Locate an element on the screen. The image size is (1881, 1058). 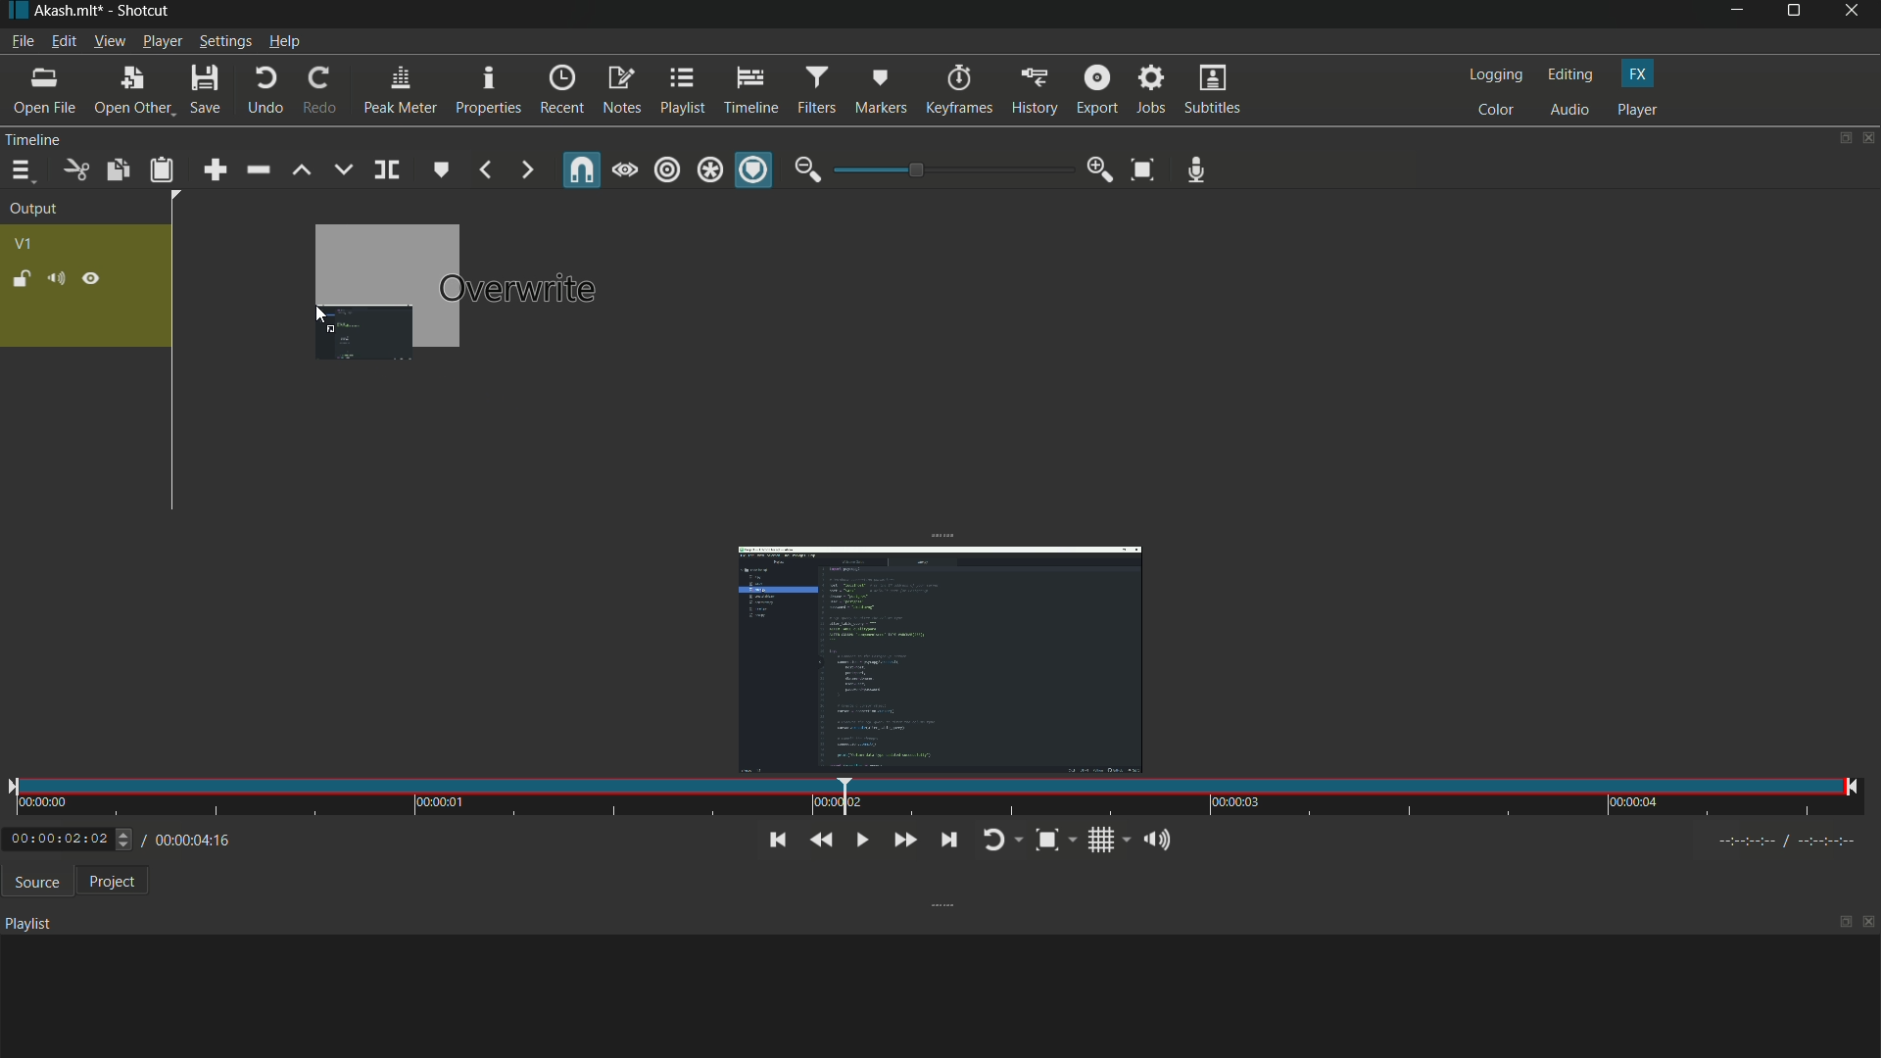
timeline is located at coordinates (750, 88).